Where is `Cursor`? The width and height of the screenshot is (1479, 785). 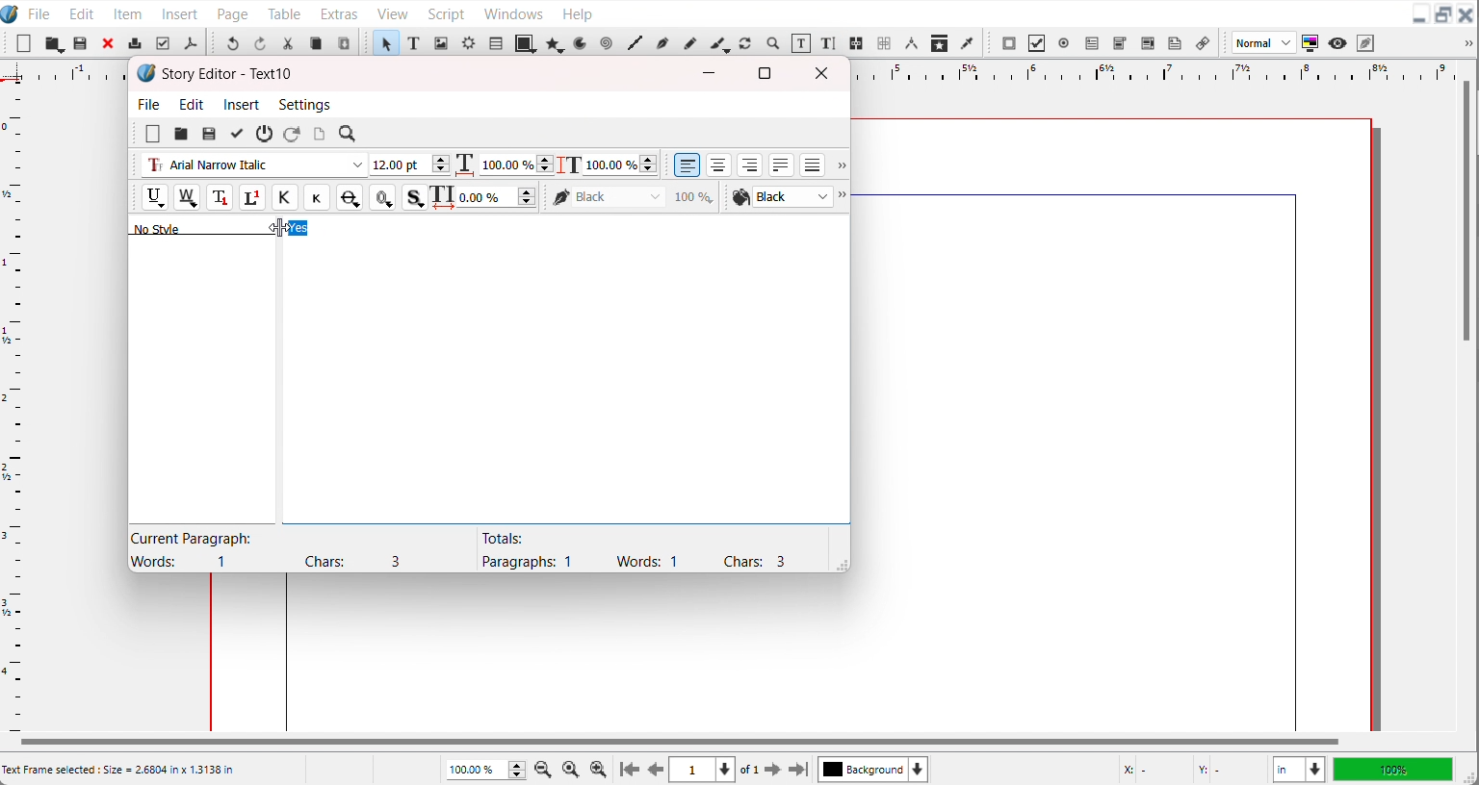
Cursor is located at coordinates (280, 228).